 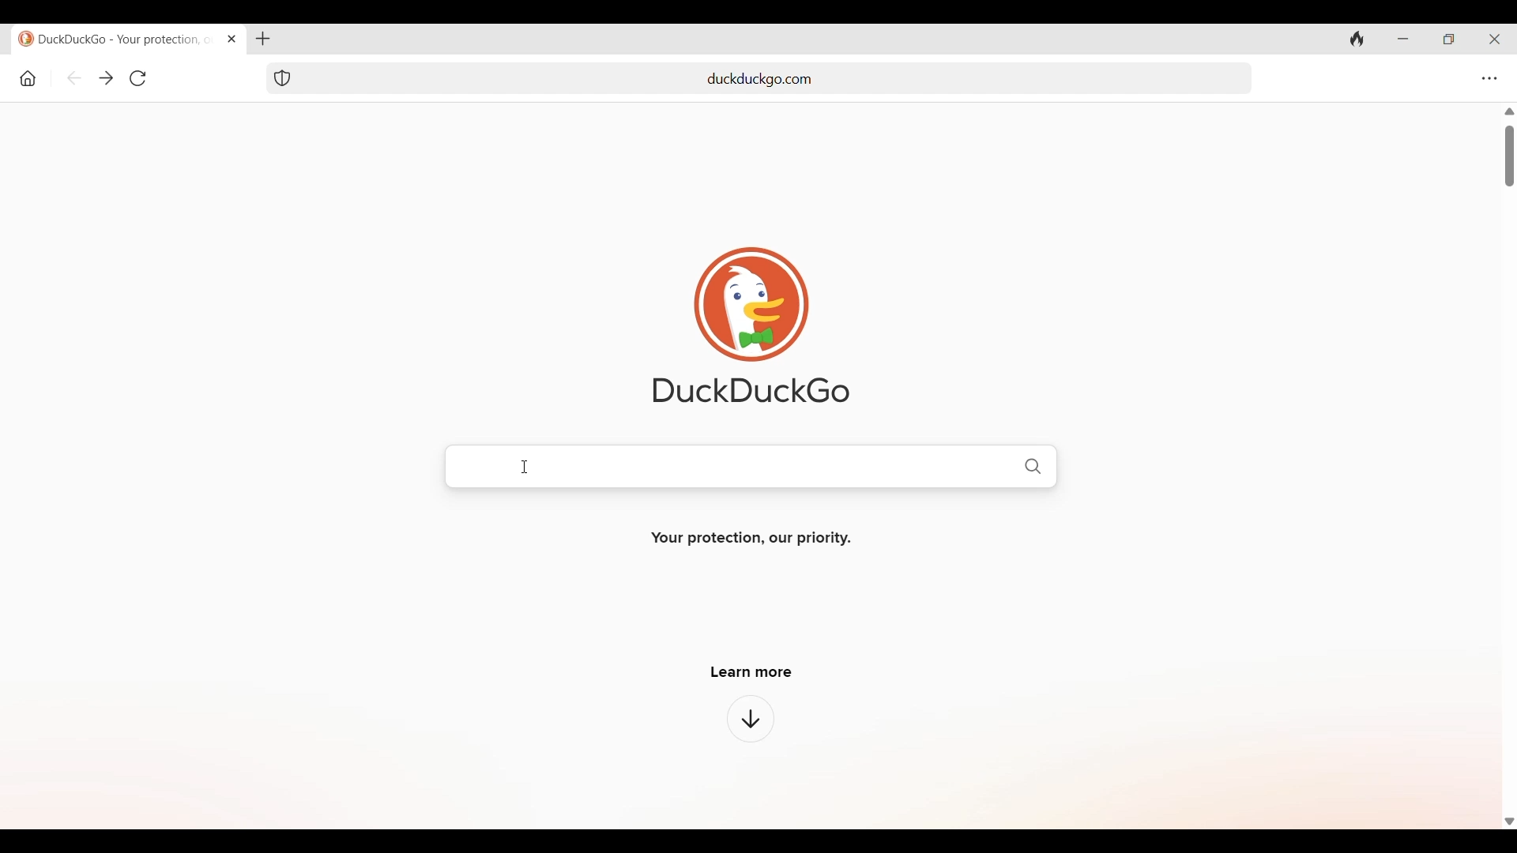 What do you see at coordinates (231, 39) in the screenshot?
I see `Close tab` at bounding box center [231, 39].